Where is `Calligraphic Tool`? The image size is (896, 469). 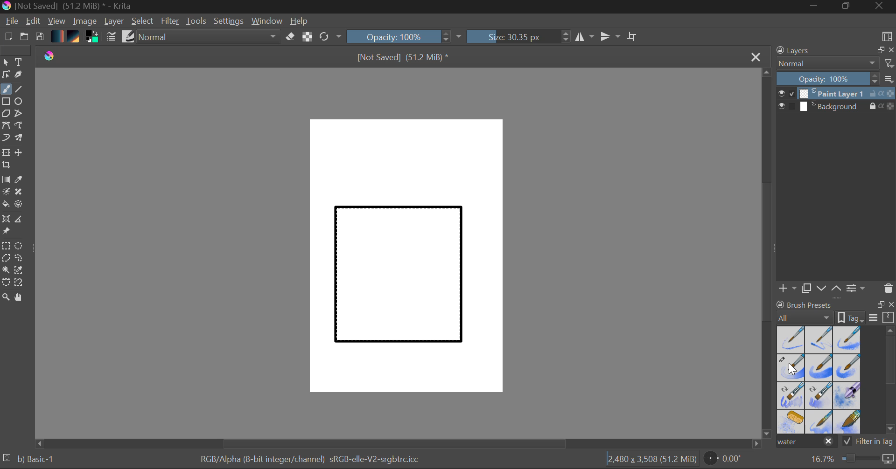
Calligraphic Tool is located at coordinates (22, 76).